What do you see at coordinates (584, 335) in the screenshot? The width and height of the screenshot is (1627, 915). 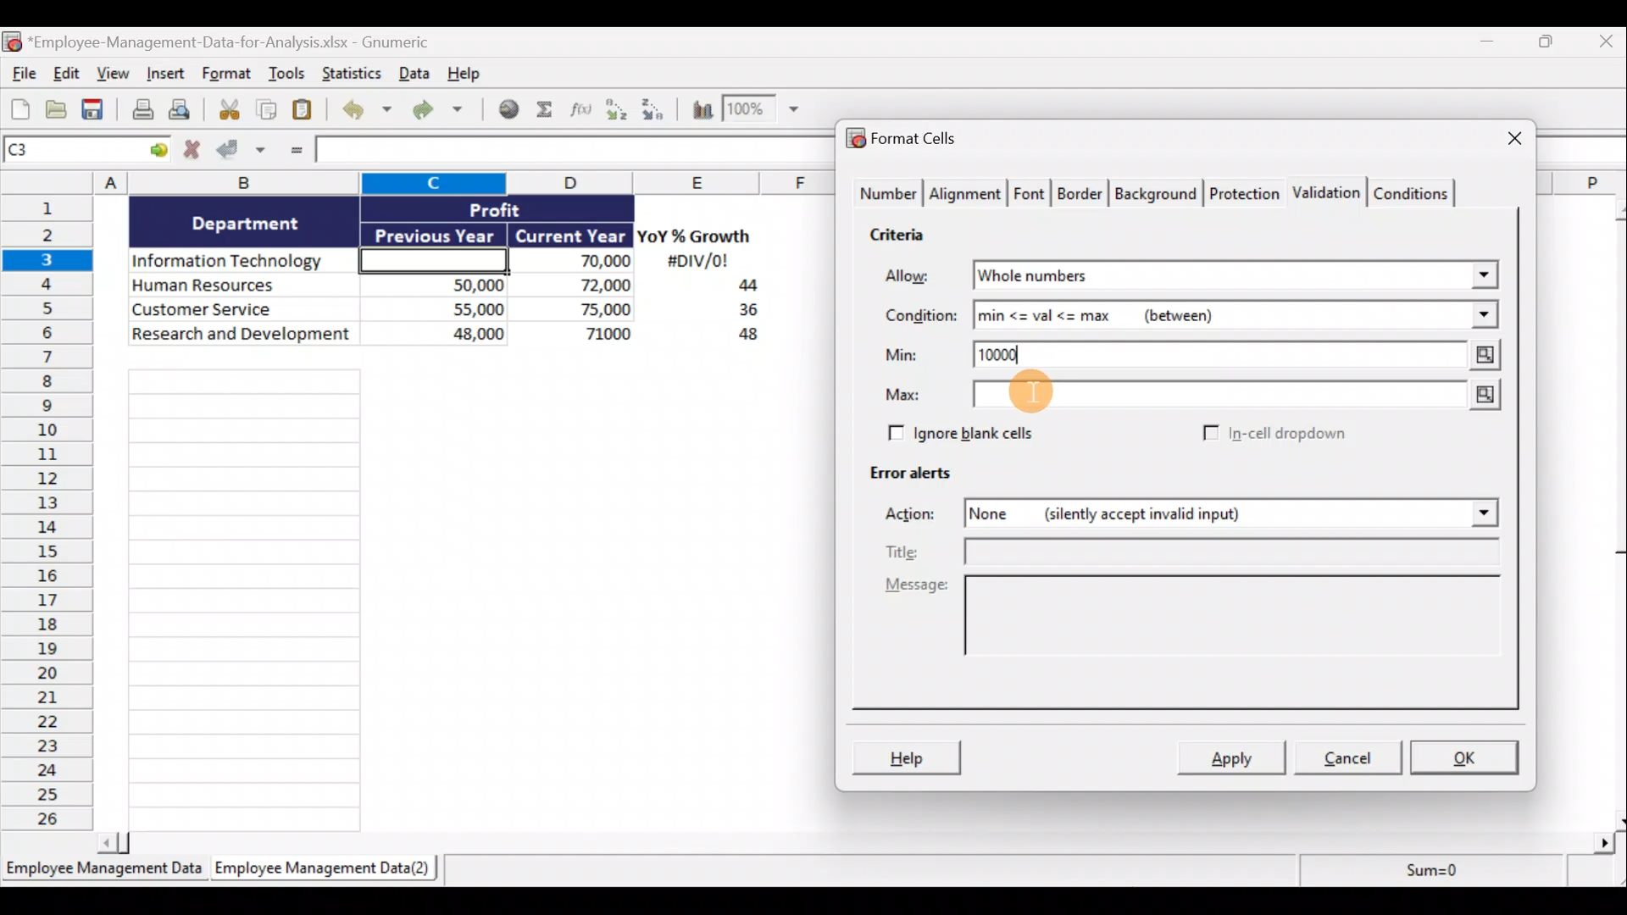 I see `71,000` at bounding box center [584, 335].